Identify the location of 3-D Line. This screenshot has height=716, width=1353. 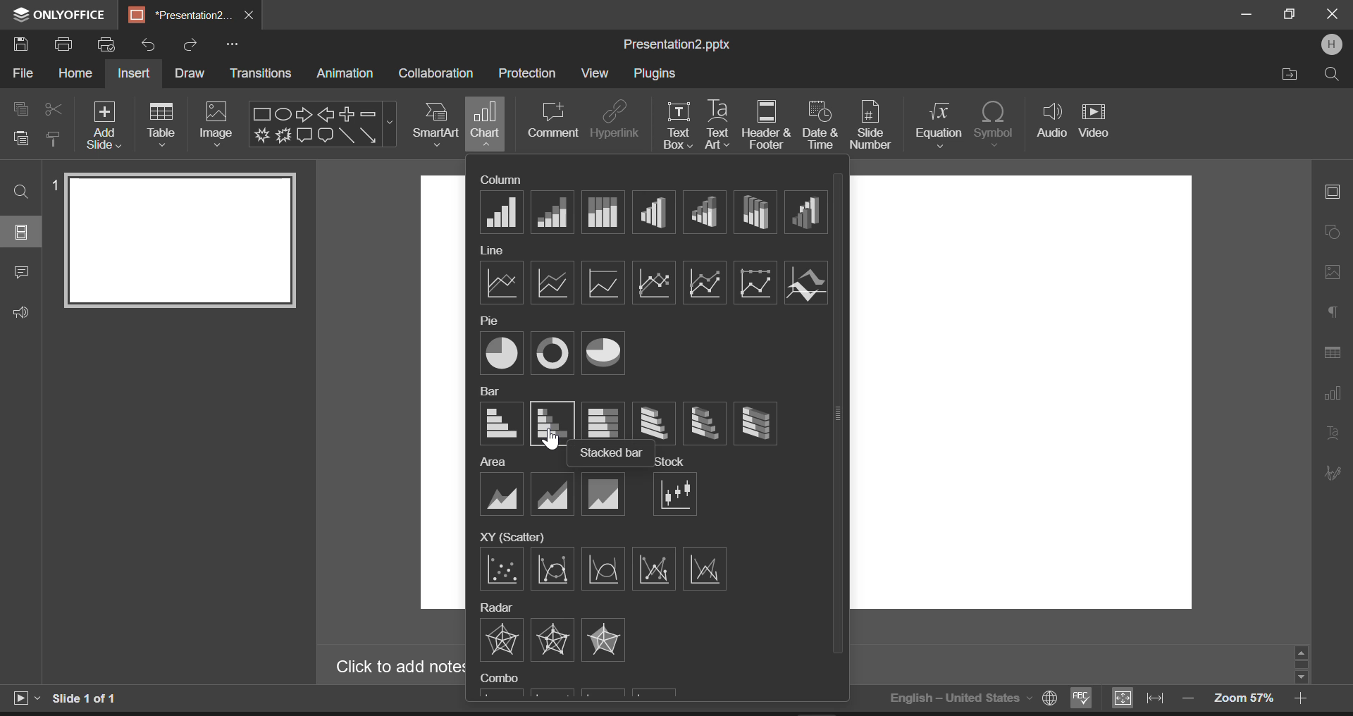
(806, 284).